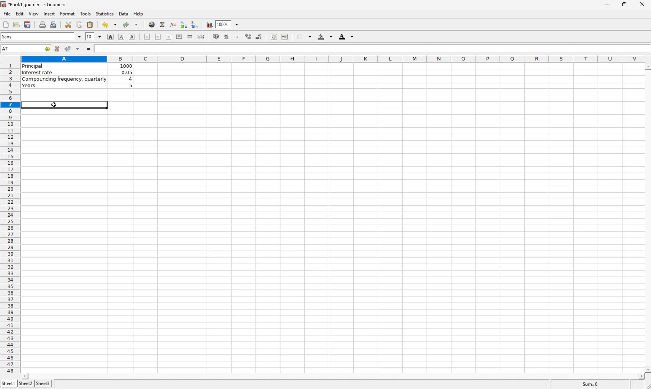  I want to click on accept changes, so click(68, 48).